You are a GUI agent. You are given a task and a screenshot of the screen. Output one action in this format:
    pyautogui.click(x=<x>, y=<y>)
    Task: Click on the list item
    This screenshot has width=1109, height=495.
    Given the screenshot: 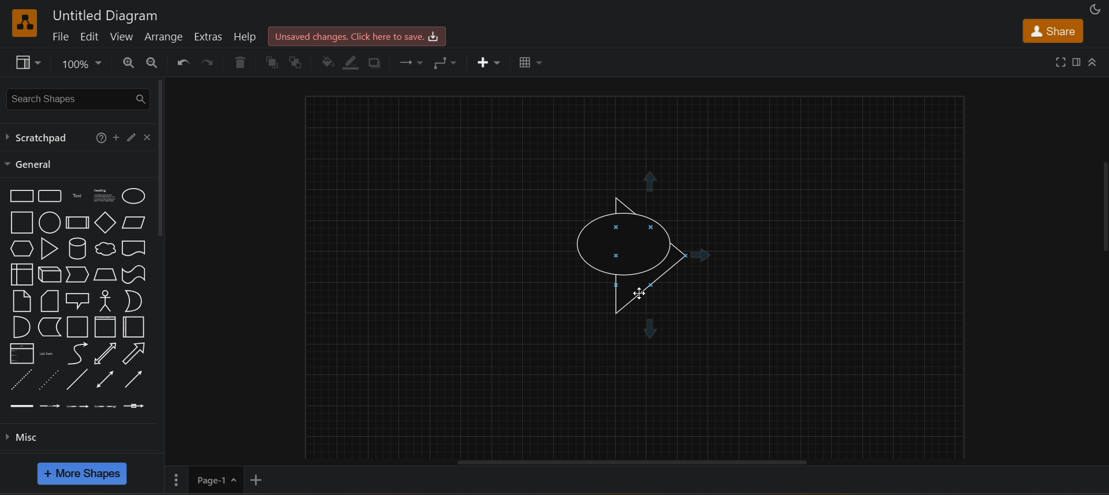 What is the action you would take?
    pyautogui.click(x=47, y=353)
    